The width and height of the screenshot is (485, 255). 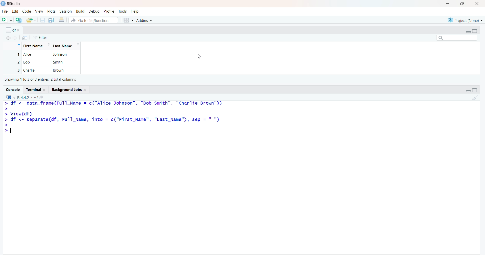 What do you see at coordinates (468, 31) in the screenshot?
I see `Minimize` at bounding box center [468, 31].